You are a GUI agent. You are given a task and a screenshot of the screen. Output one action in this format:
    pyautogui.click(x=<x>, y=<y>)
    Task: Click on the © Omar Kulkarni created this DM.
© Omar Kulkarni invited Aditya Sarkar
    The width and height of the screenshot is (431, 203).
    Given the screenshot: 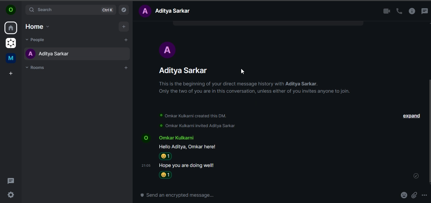 What is the action you would take?
    pyautogui.click(x=196, y=121)
    